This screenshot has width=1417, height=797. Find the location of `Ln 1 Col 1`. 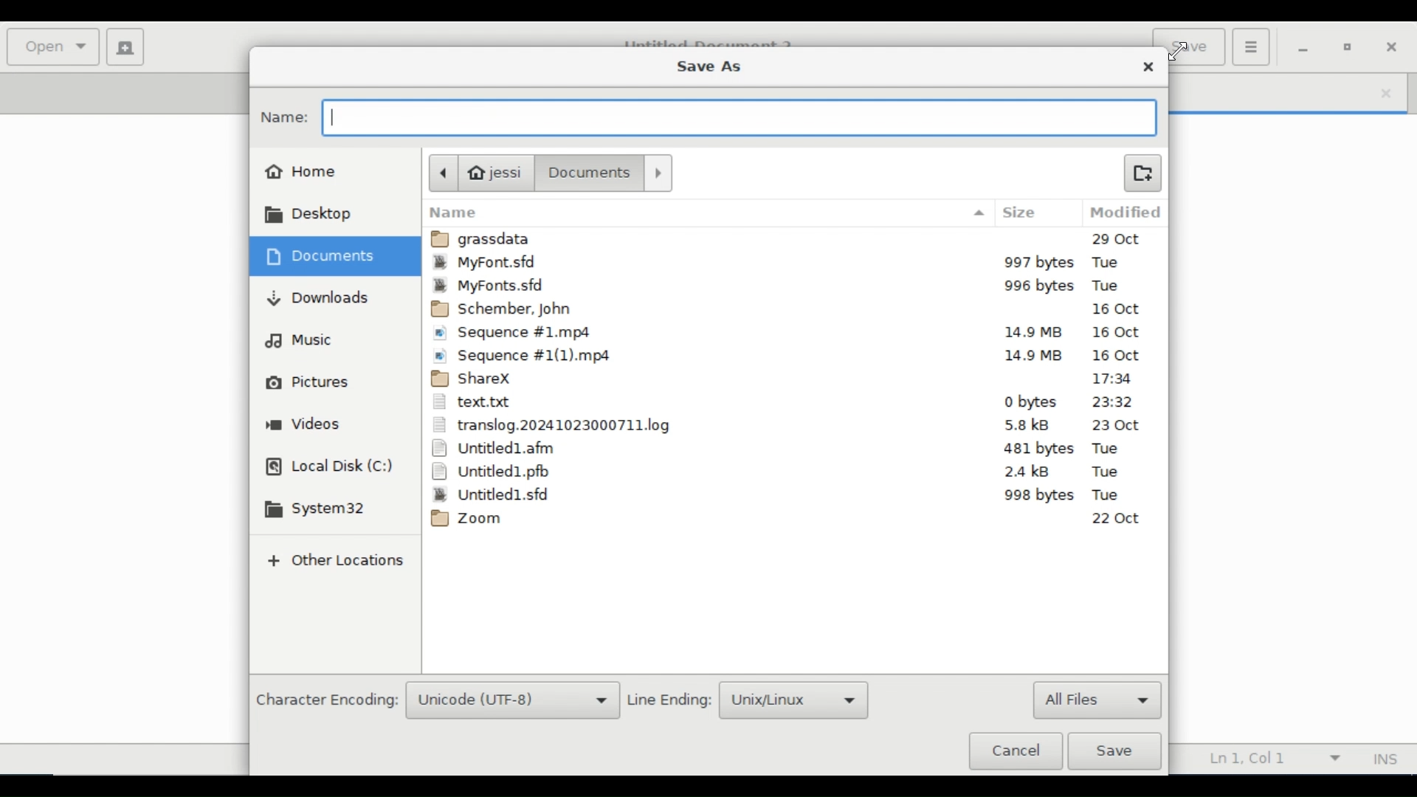

Ln 1 Col 1 is located at coordinates (1269, 758).